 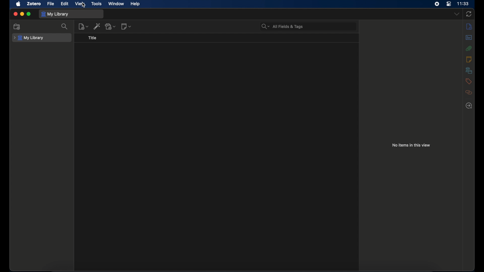 I want to click on related, so click(x=469, y=92).